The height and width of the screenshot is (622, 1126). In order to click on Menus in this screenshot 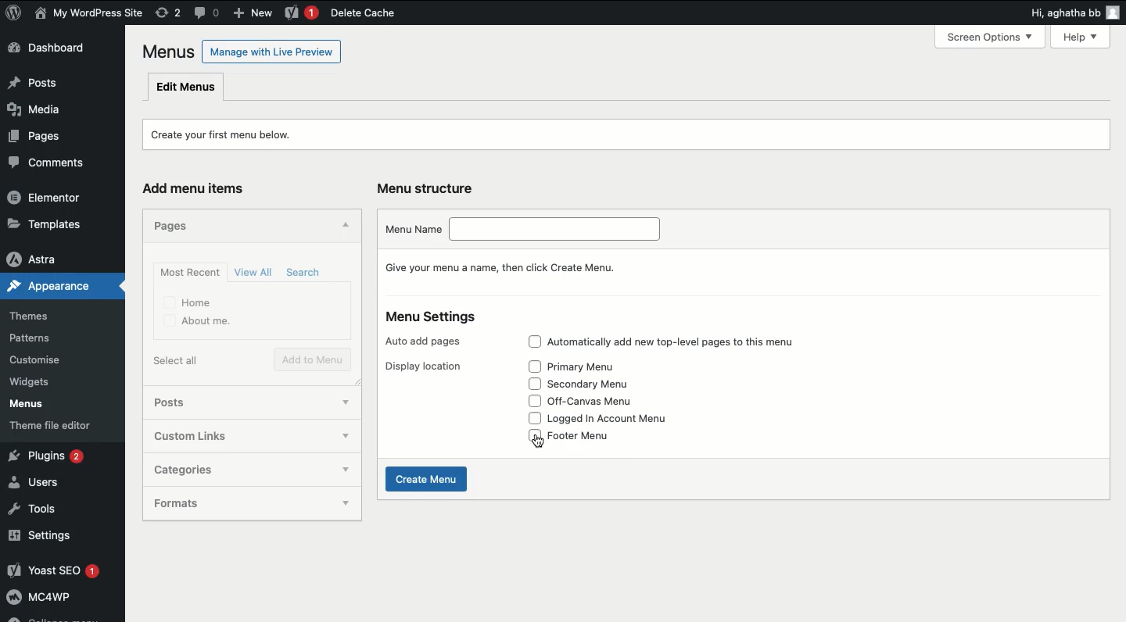, I will do `click(166, 52)`.